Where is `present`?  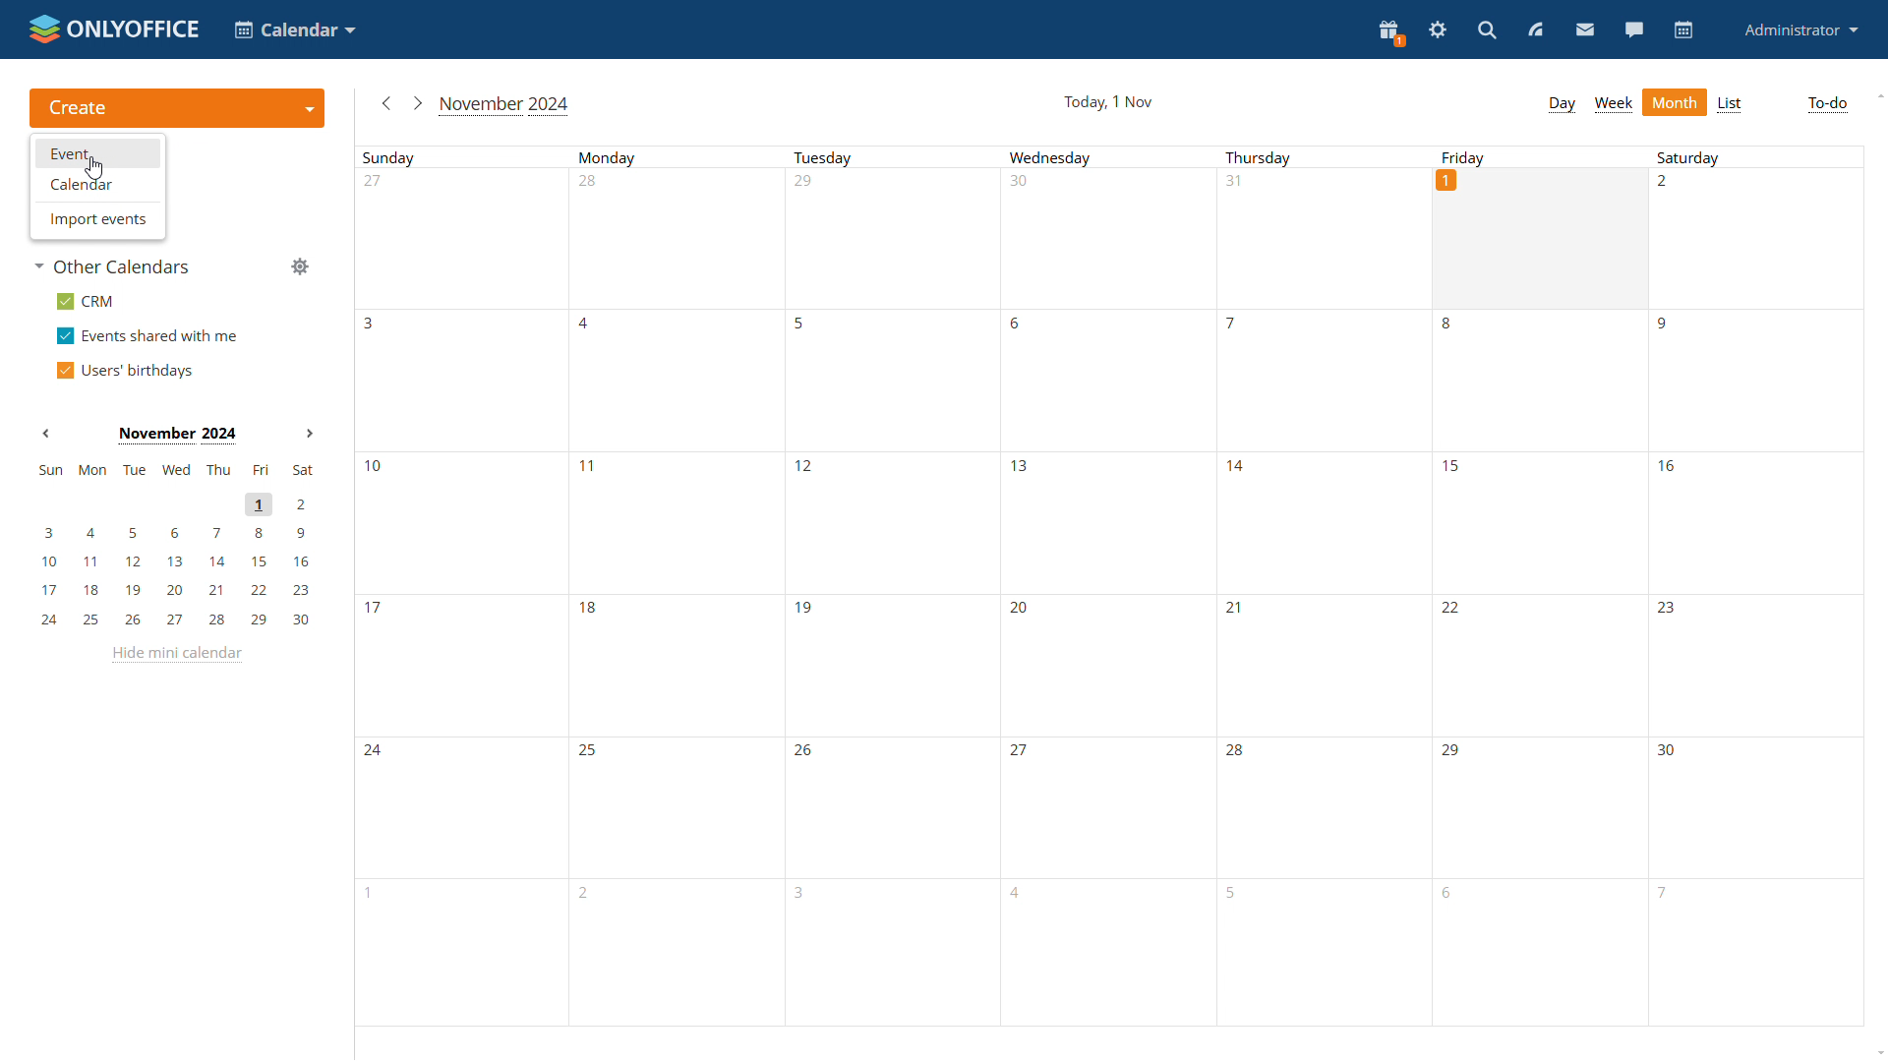 present is located at coordinates (1390, 33).